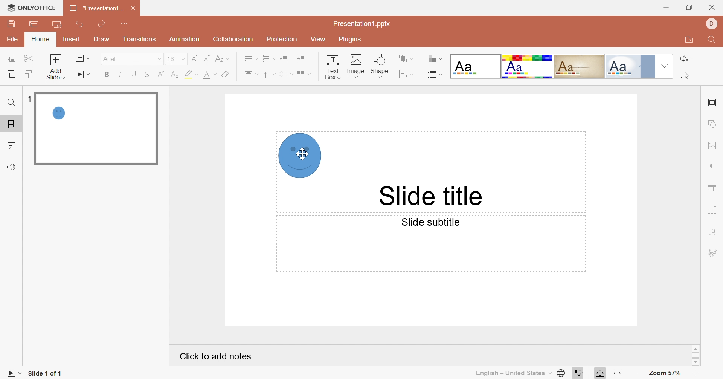  What do you see at coordinates (714, 210) in the screenshot?
I see `chart settings` at bounding box center [714, 210].